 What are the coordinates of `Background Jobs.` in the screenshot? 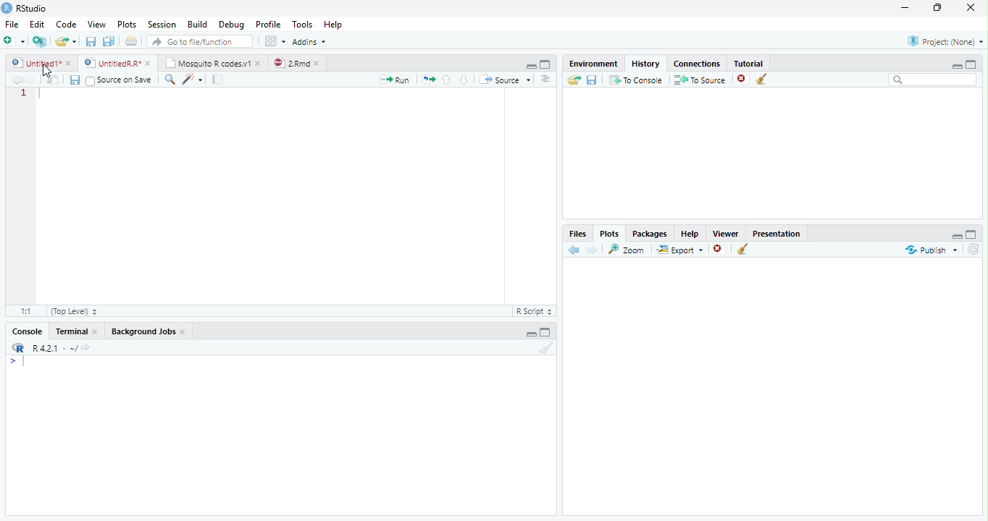 It's located at (149, 331).